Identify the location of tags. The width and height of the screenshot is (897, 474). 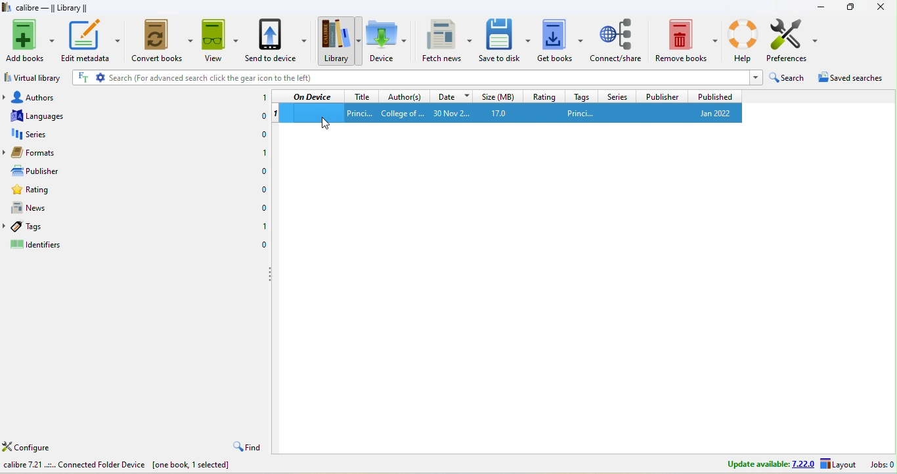
(41, 225).